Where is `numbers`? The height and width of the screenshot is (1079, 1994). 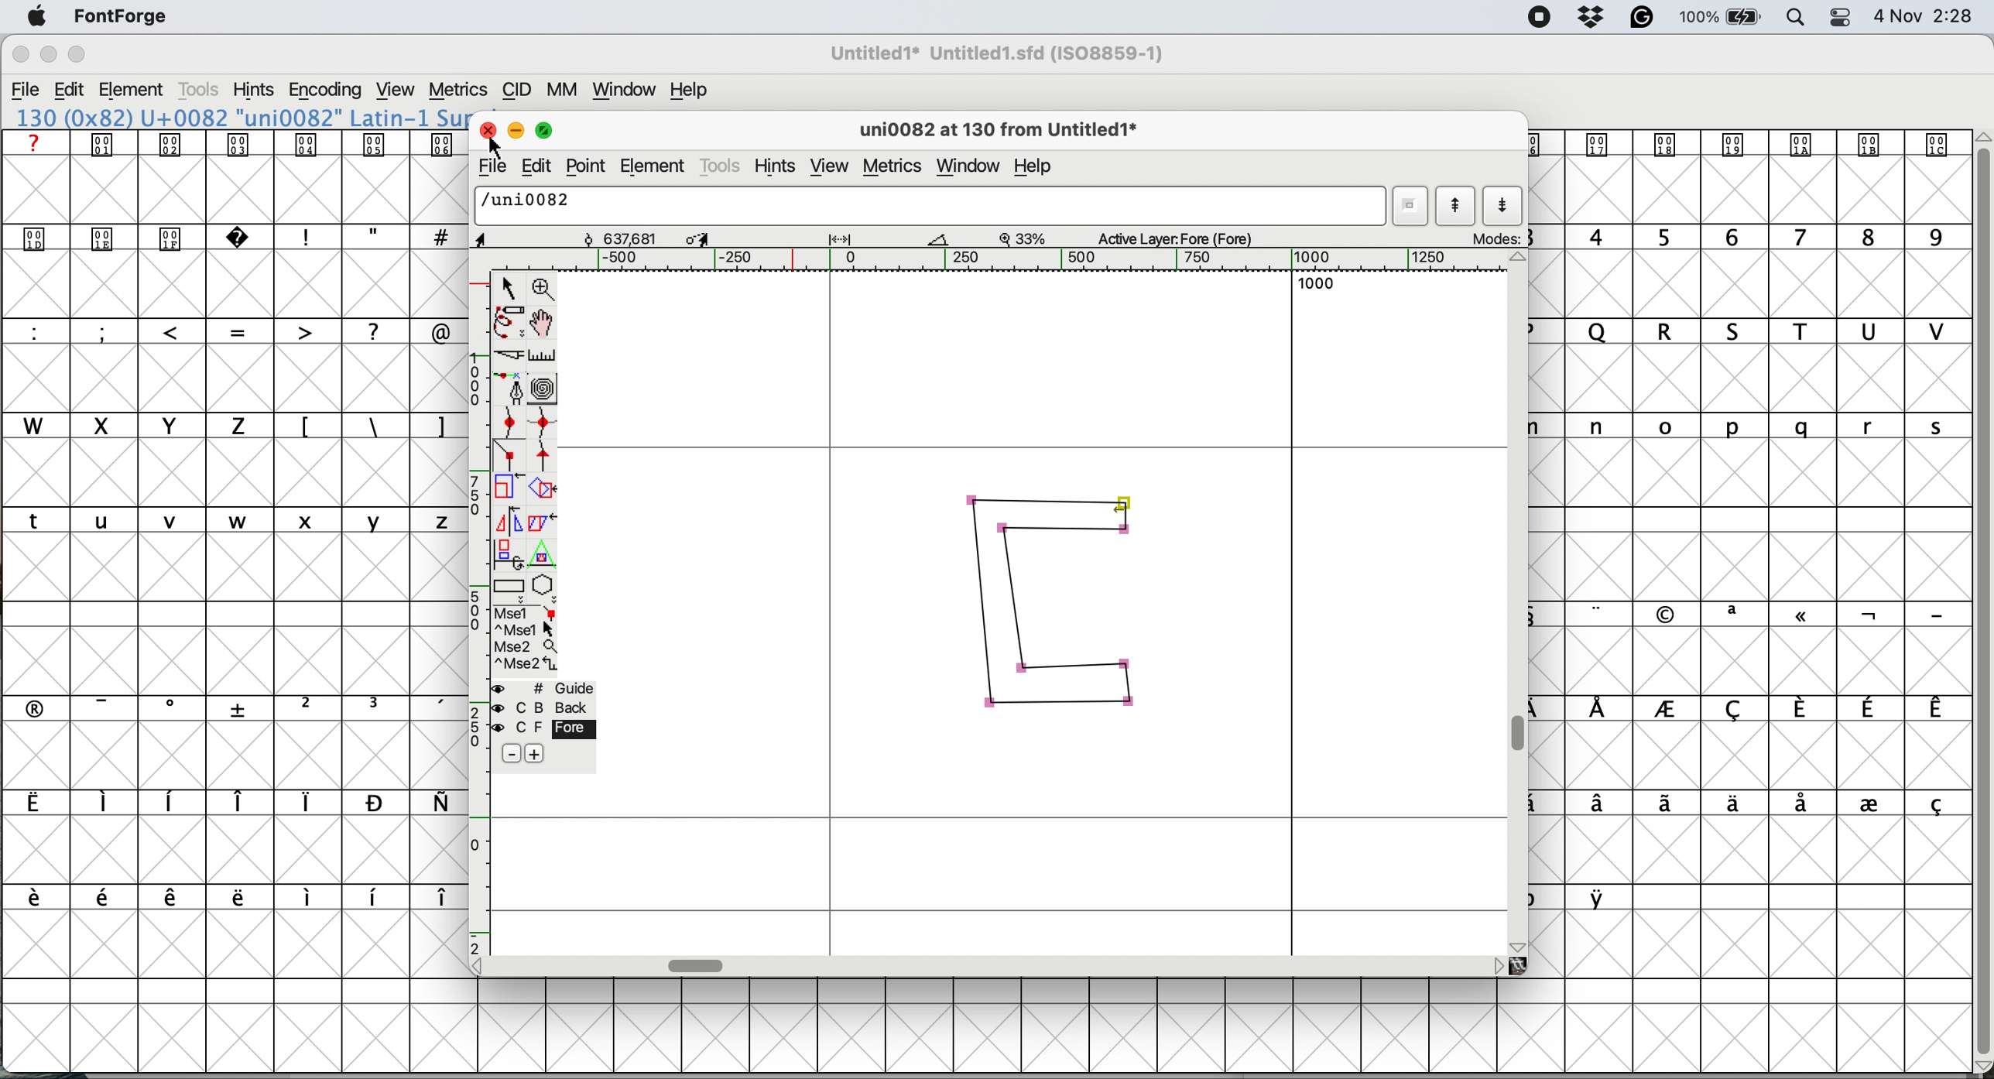 numbers is located at coordinates (1753, 236).